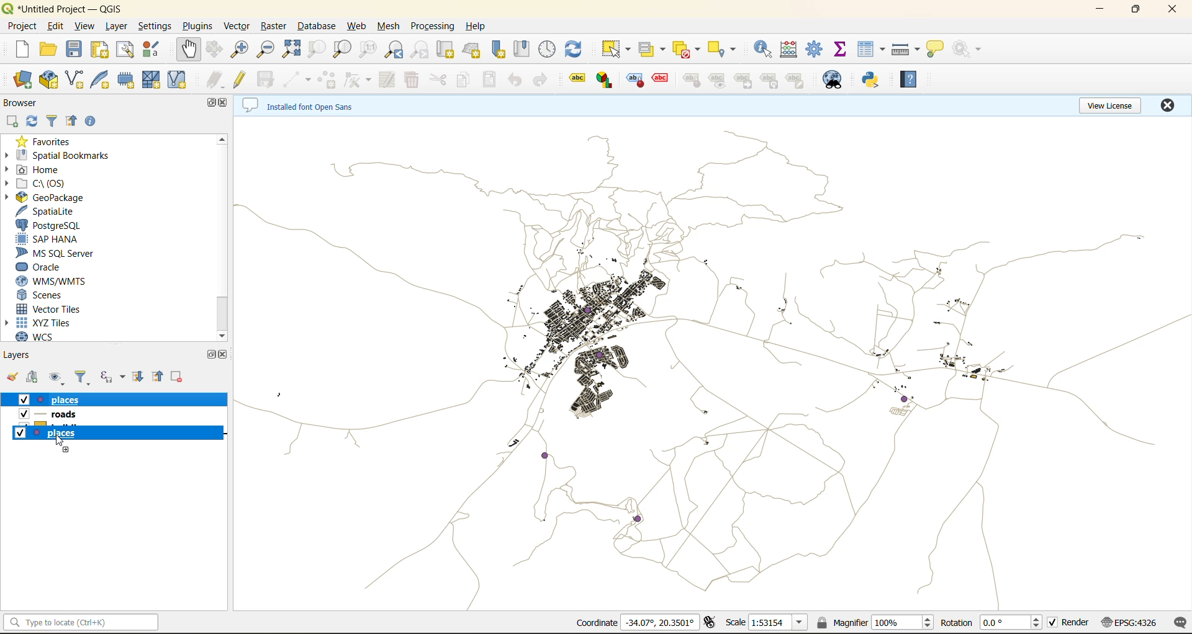  What do you see at coordinates (502, 48) in the screenshot?
I see `new spatial bookmark` at bounding box center [502, 48].